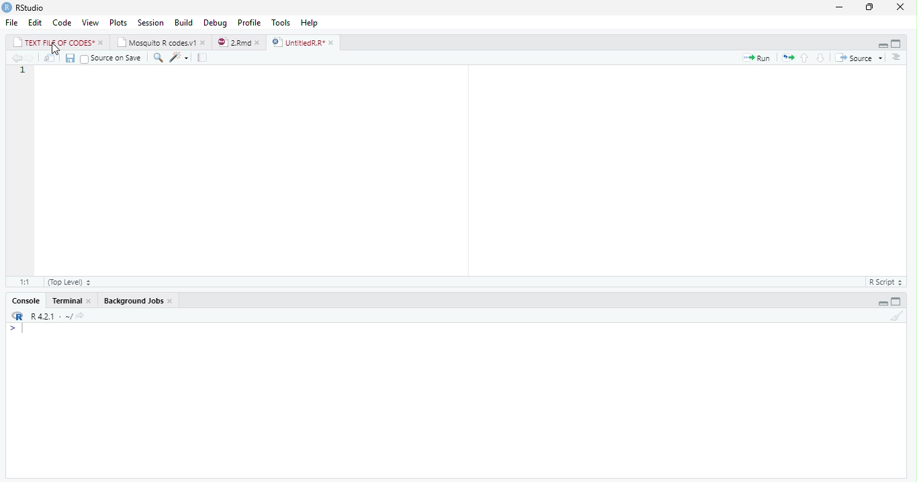  What do you see at coordinates (56, 49) in the screenshot?
I see `cursor` at bounding box center [56, 49].